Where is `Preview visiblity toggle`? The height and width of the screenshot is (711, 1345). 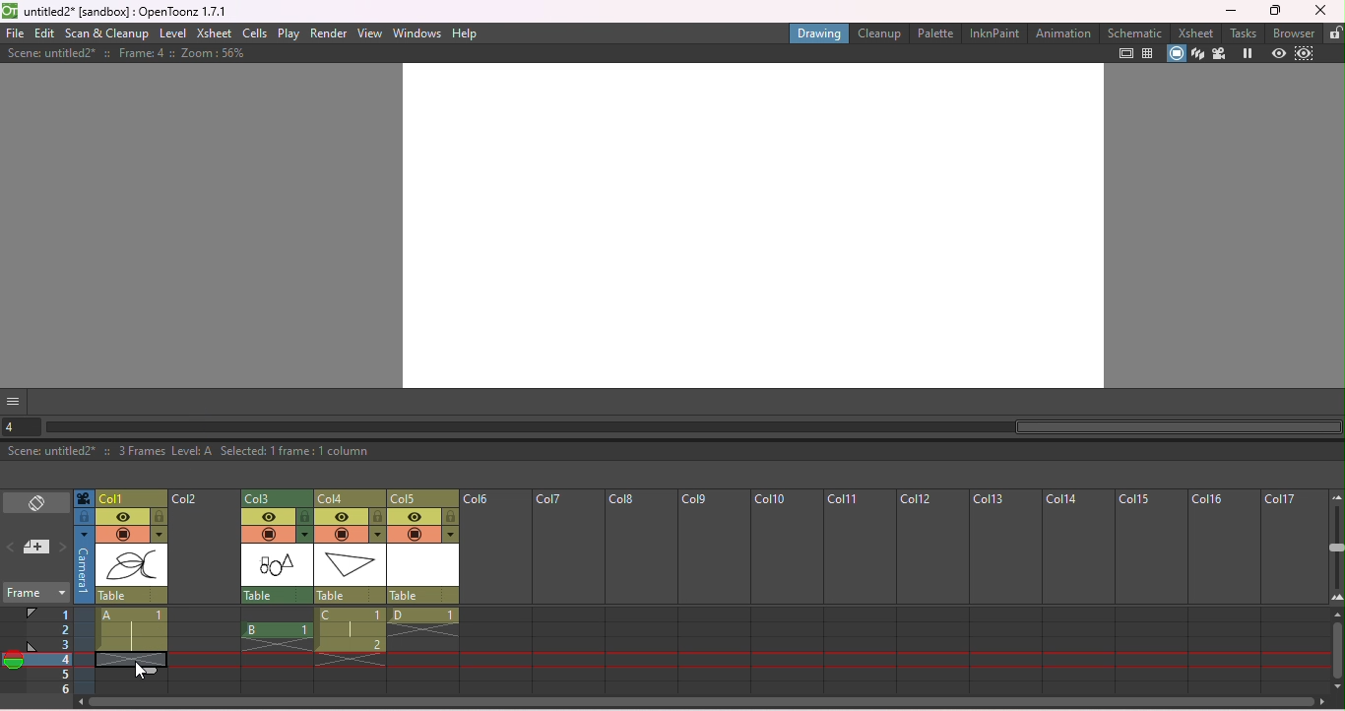
Preview visiblity toggle is located at coordinates (342, 517).